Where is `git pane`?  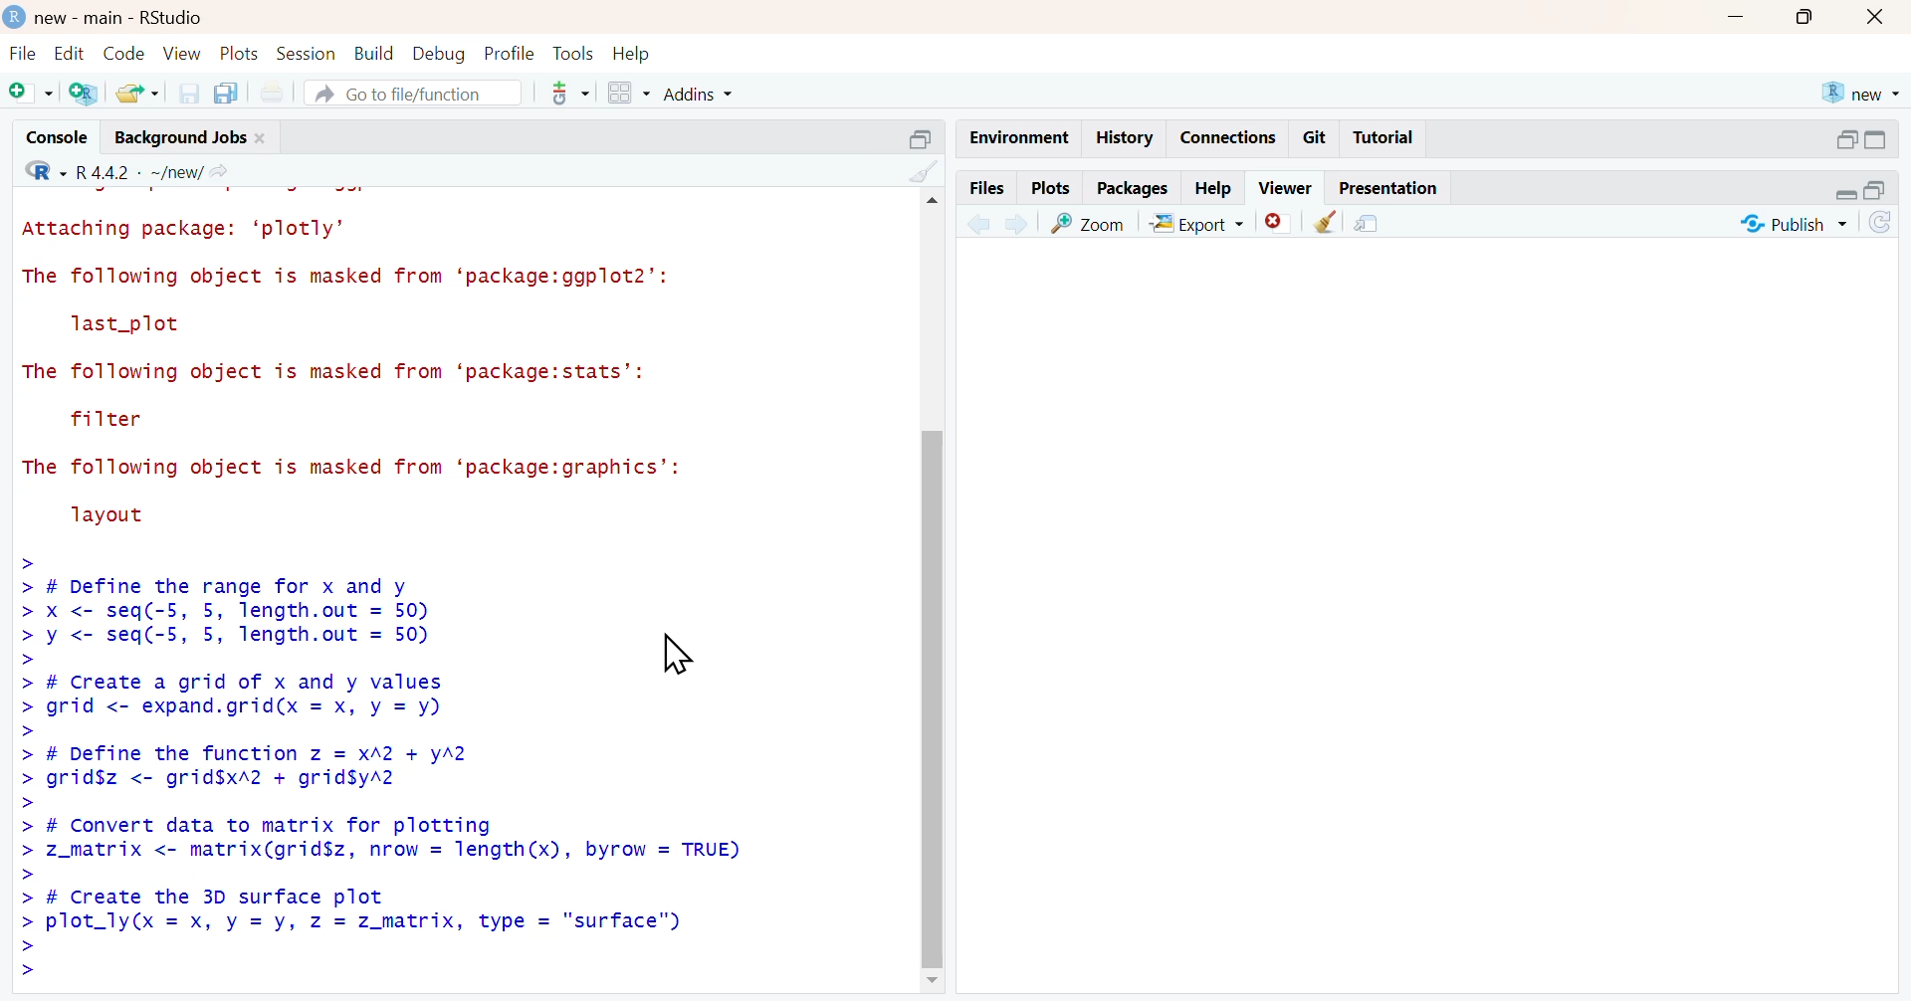 git pane is located at coordinates (570, 96).